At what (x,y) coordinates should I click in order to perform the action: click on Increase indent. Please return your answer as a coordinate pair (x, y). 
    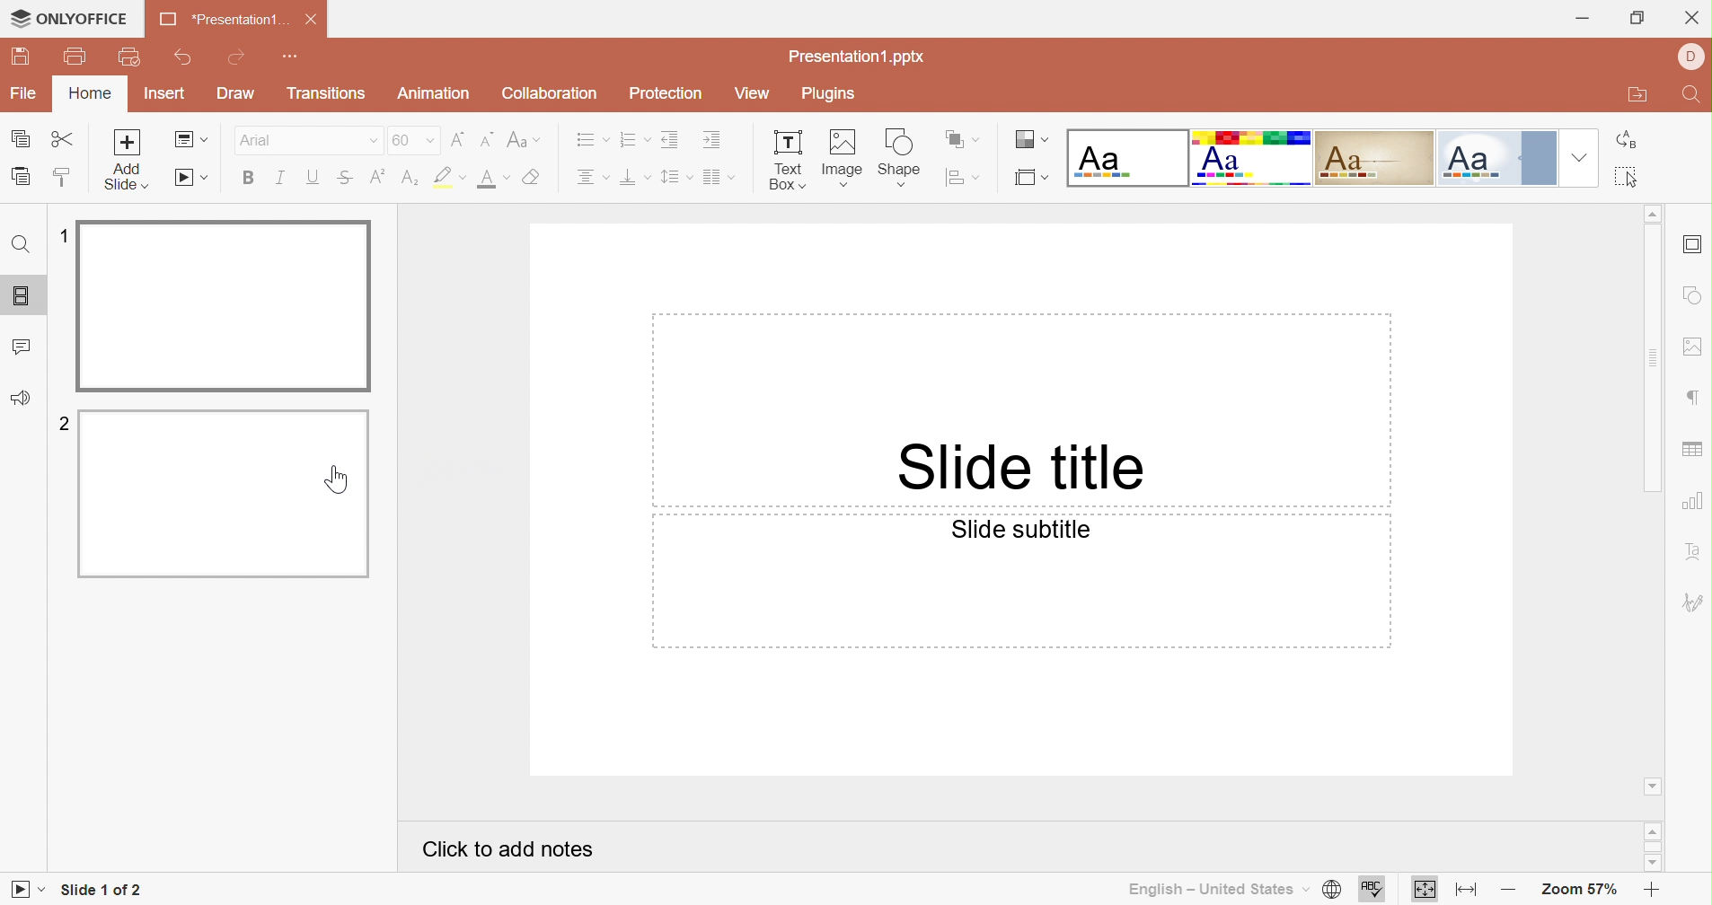
    Looking at the image, I should click on (710, 140).